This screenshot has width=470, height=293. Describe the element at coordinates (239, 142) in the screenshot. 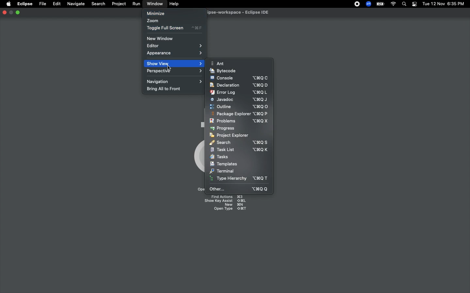

I see `Search` at that location.